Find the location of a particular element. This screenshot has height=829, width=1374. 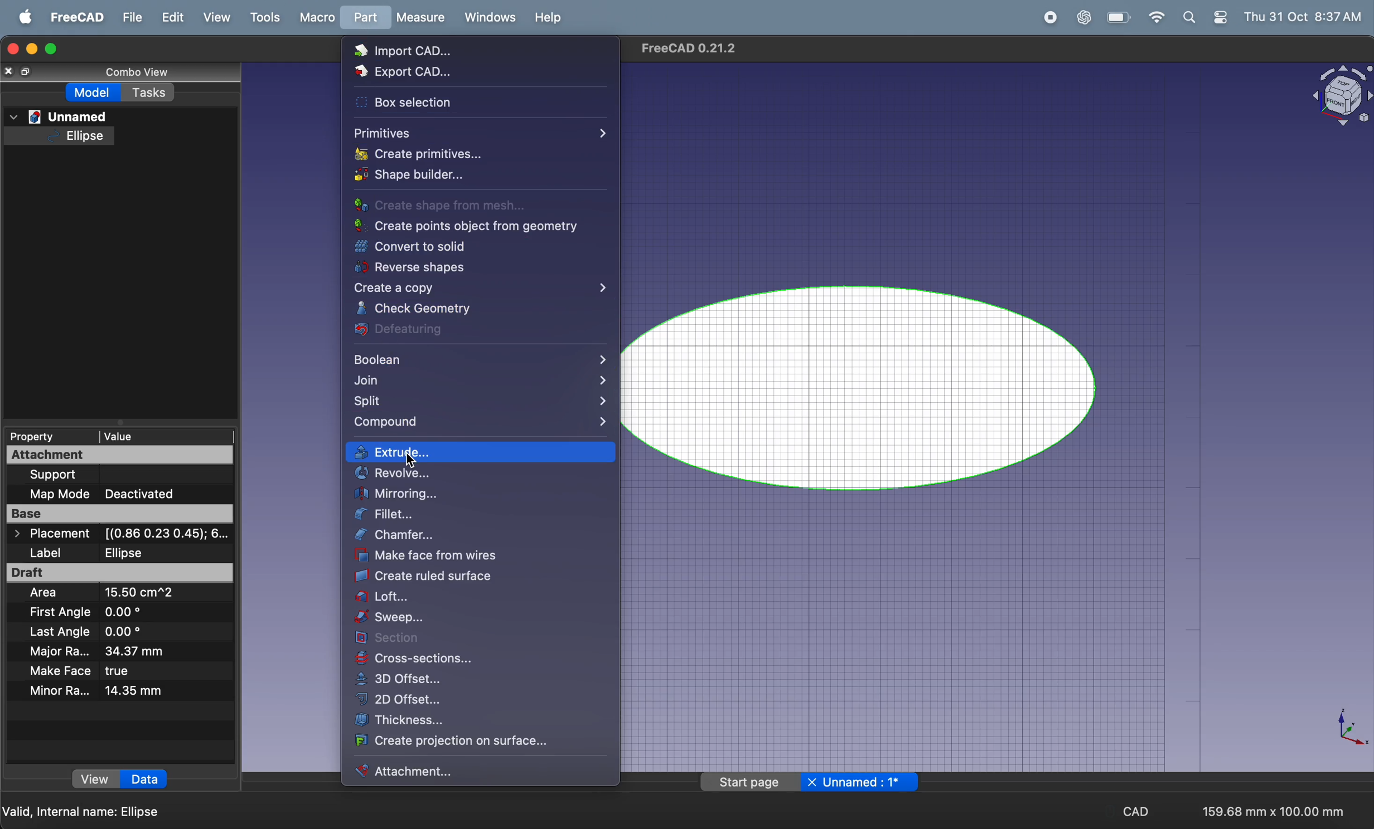

draft is located at coordinates (120, 573).